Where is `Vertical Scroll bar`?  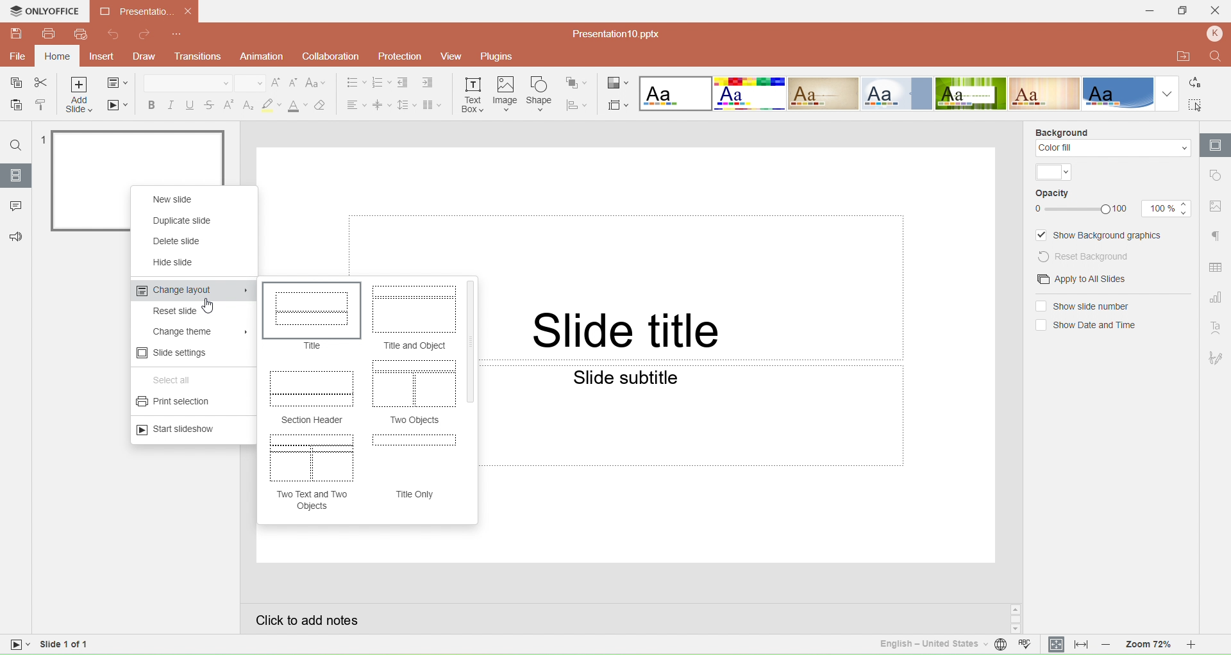
Vertical Scroll bar is located at coordinates (472, 342).